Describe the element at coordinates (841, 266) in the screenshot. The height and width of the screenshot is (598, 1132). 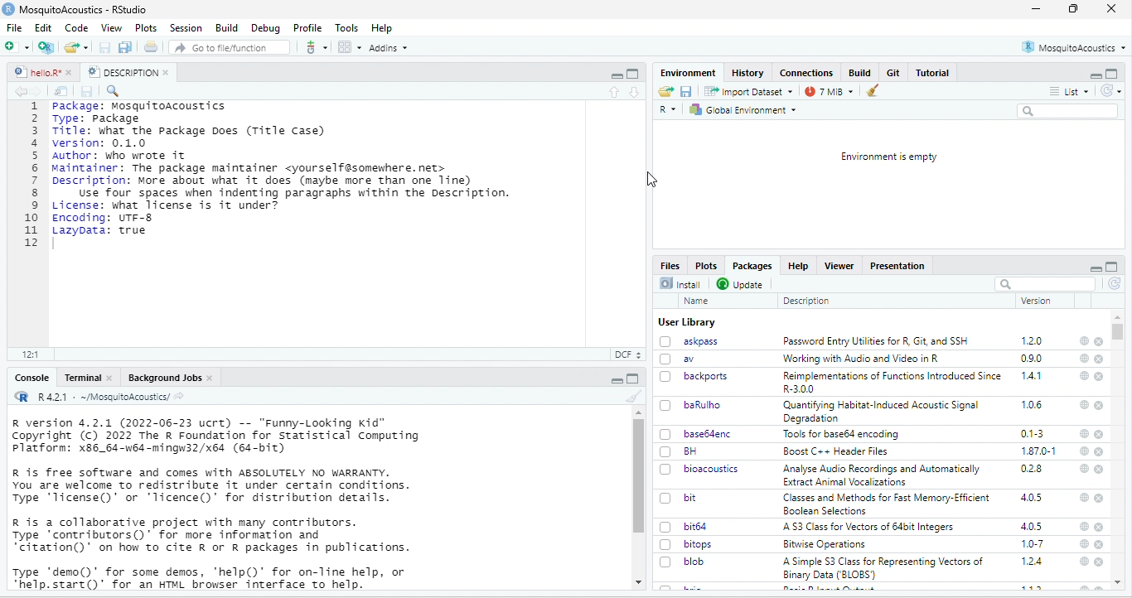
I see `Viewer` at that location.